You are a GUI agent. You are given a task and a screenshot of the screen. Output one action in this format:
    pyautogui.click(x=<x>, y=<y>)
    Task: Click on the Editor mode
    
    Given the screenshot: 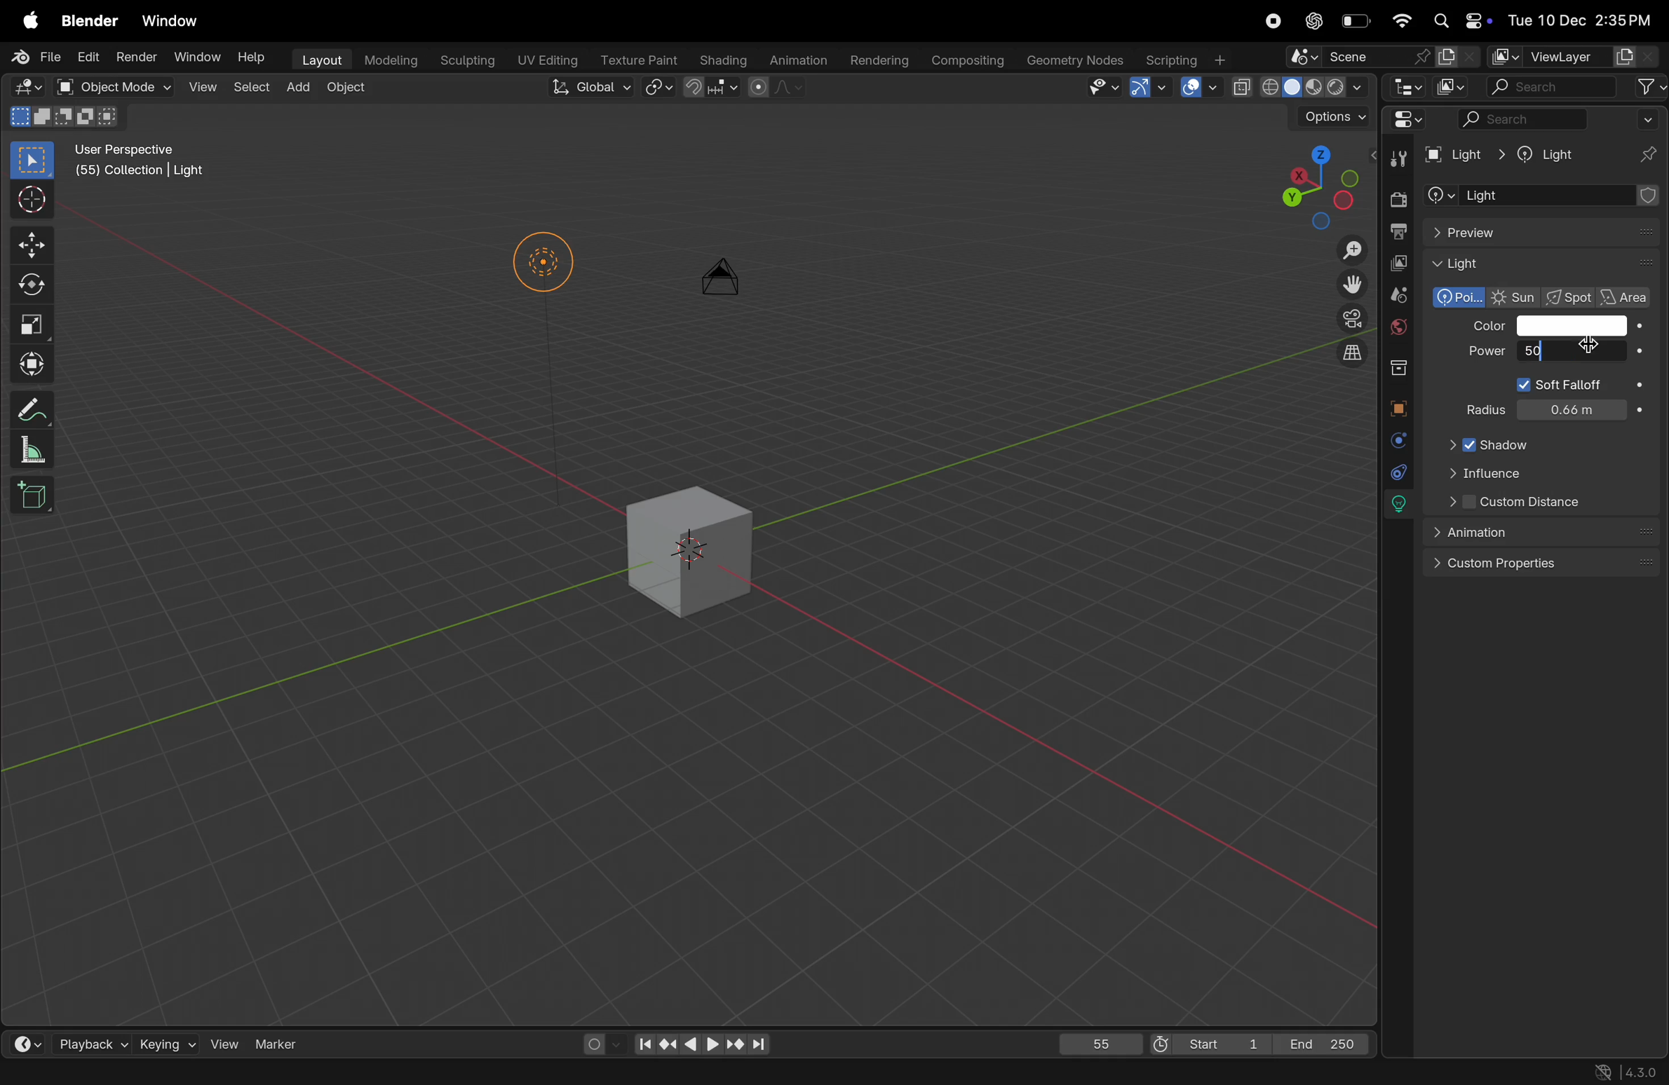 What is the action you would take?
    pyautogui.click(x=27, y=87)
    